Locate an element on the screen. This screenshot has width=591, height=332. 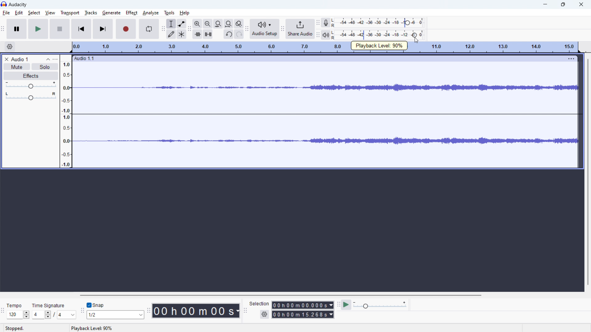
silence selection is located at coordinates (207, 34).